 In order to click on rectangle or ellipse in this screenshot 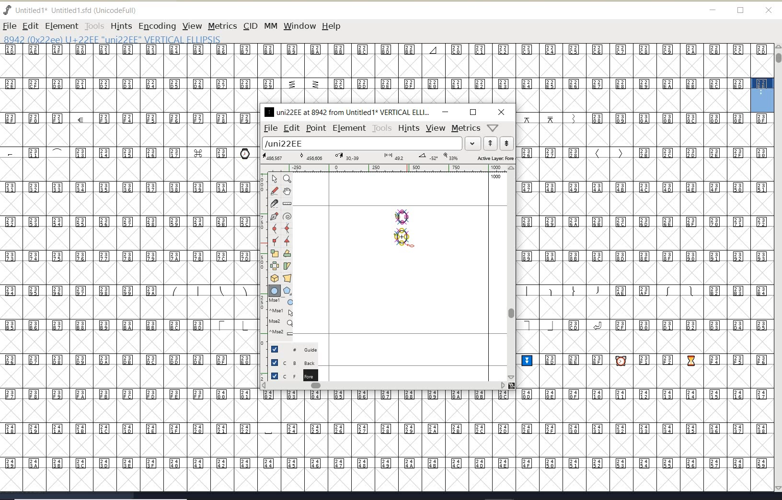, I will do `click(275, 291)`.